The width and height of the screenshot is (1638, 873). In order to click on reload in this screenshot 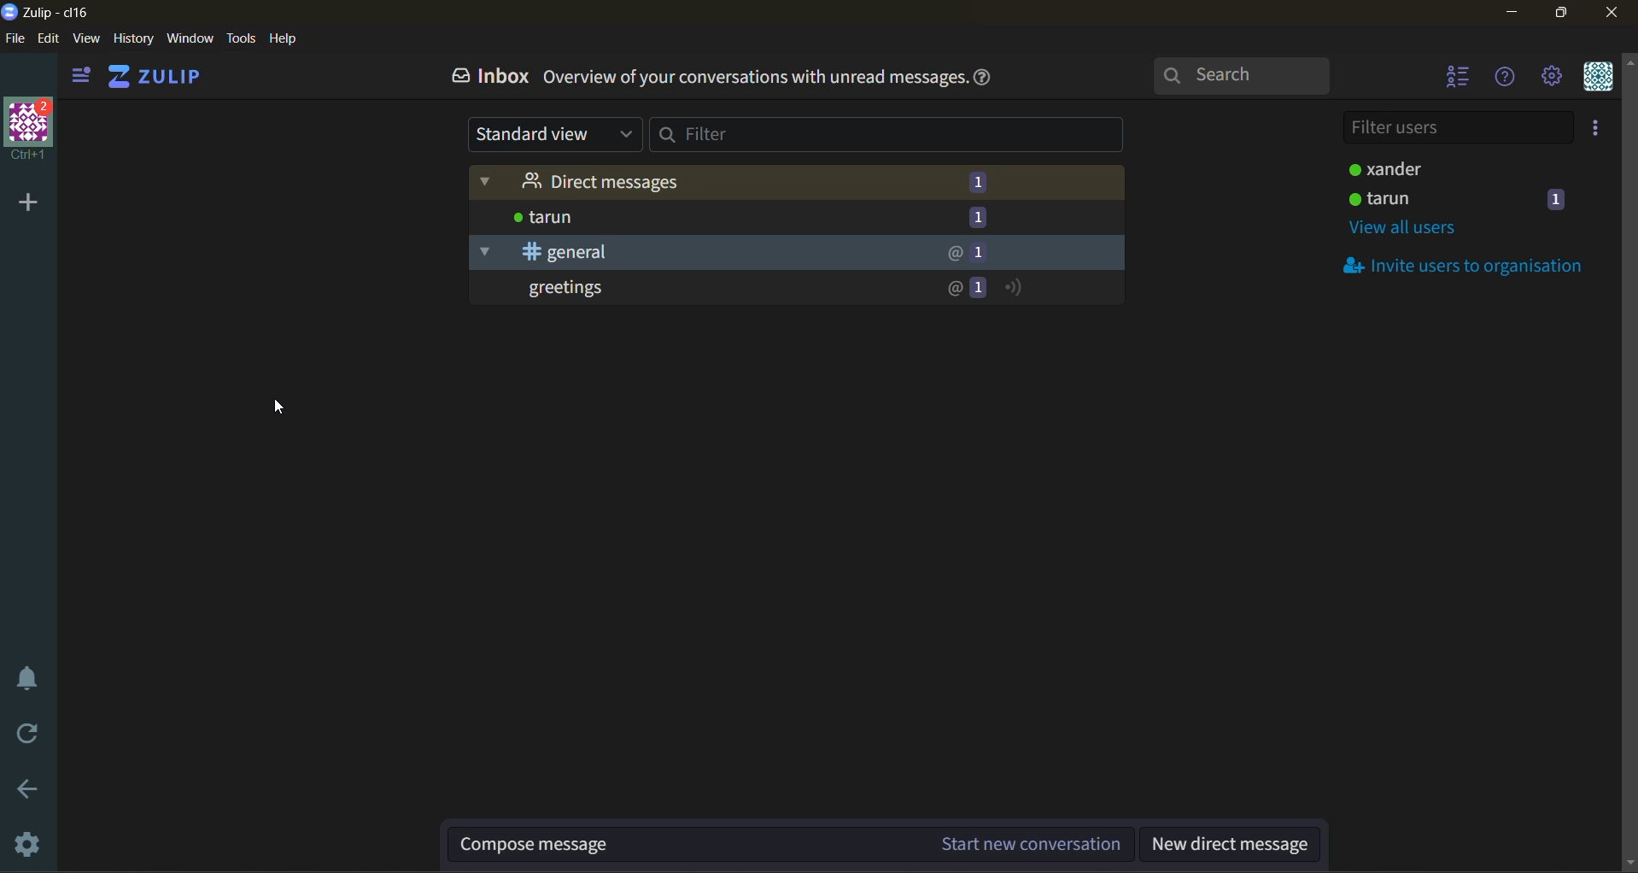, I will do `click(29, 730)`.